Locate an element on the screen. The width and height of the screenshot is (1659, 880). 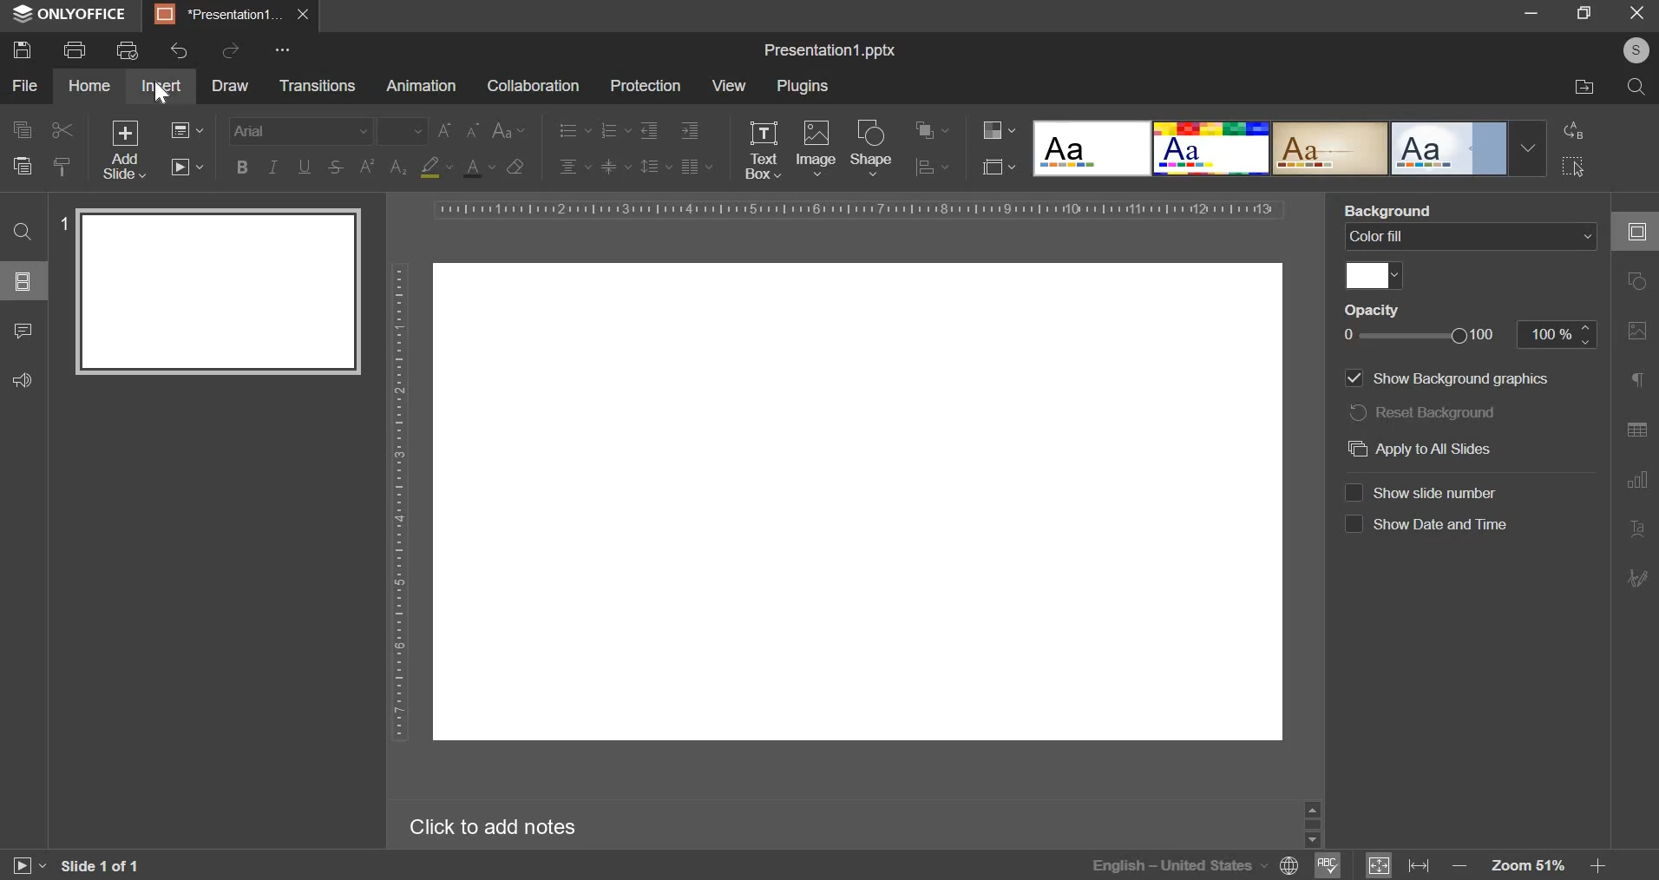
feedback is located at coordinates (23, 378).